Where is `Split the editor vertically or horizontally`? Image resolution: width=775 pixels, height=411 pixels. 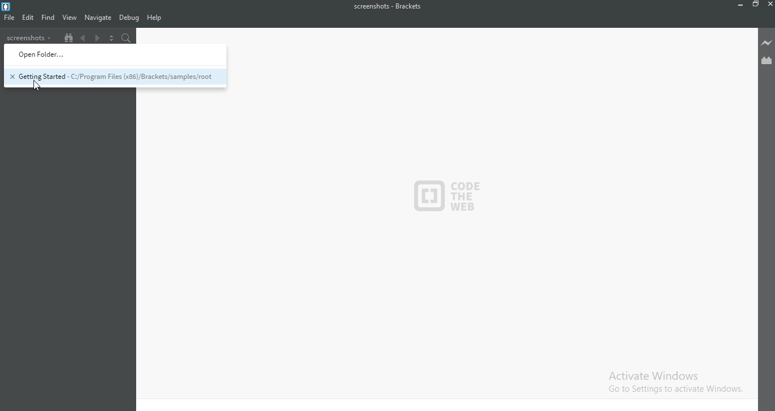 Split the editor vertically or horizontally is located at coordinates (112, 37).